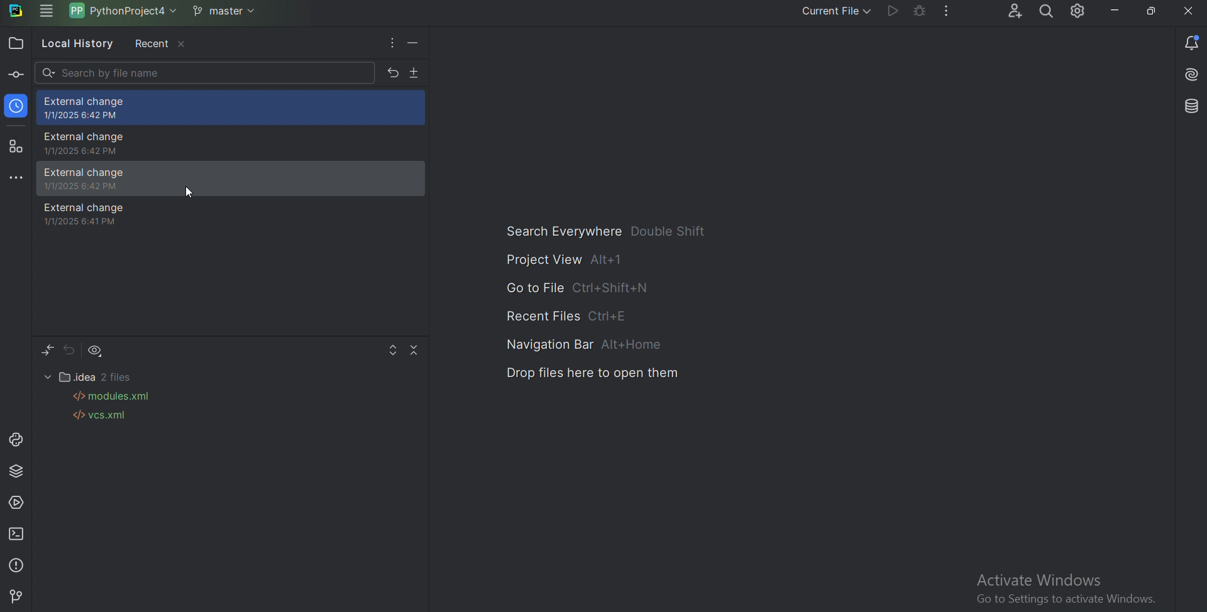 Image resolution: width=1207 pixels, height=612 pixels. What do you see at coordinates (391, 44) in the screenshot?
I see `Options` at bounding box center [391, 44].